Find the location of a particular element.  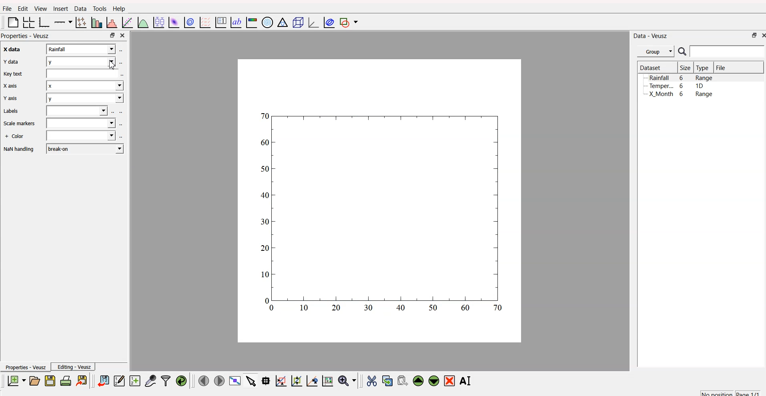

Properties - Veusz is located at coordinates (25, 367).